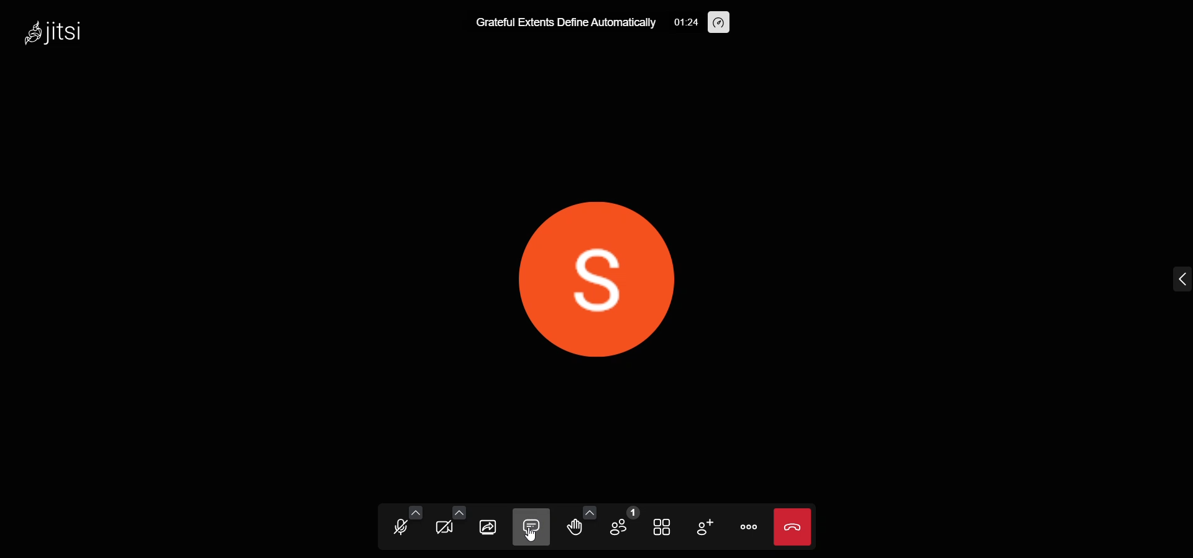  Describe the element at coordinates (533, 526) in the screenshot. I see `chat` at that location.